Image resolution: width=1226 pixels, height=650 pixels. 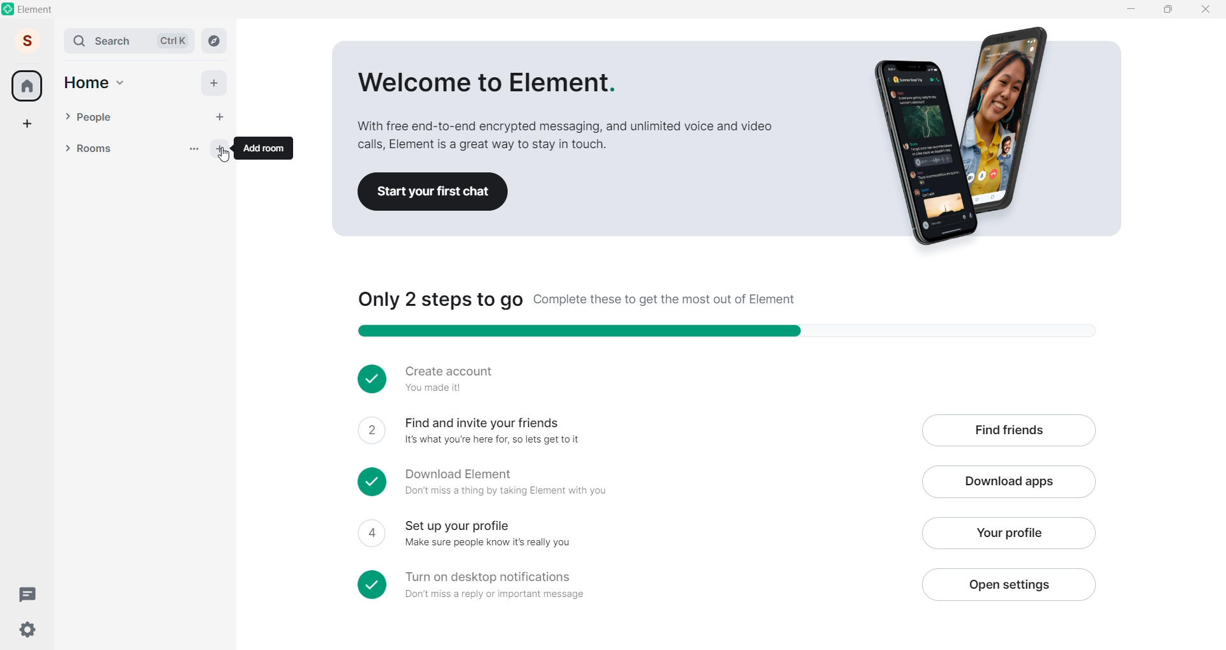 I want to click on Open Settings, so click(x=1008, y=584).